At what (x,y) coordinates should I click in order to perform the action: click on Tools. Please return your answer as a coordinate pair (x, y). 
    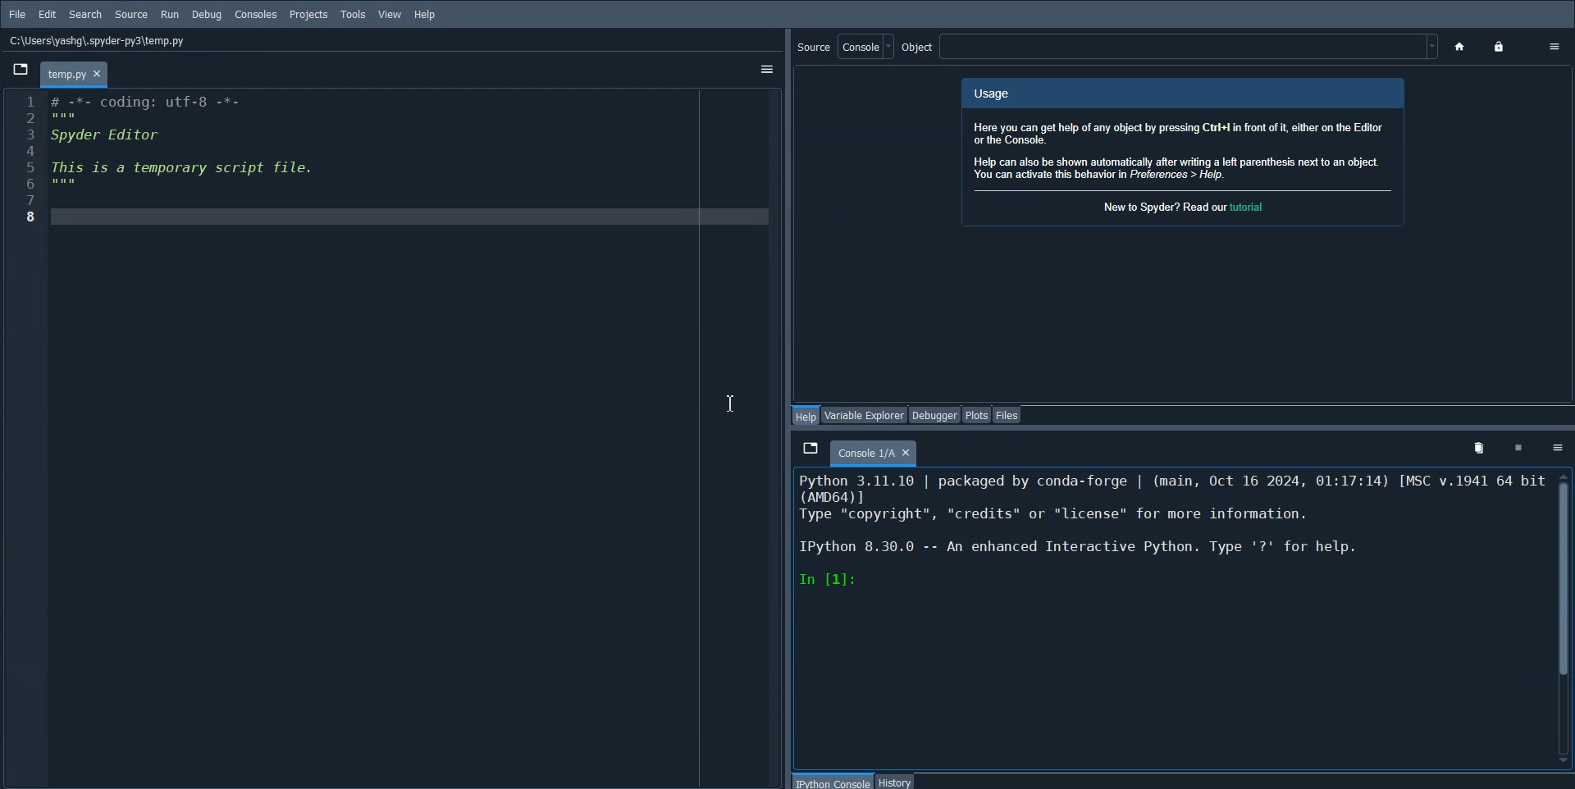
    Looking at the image, I should click on (353, 15).